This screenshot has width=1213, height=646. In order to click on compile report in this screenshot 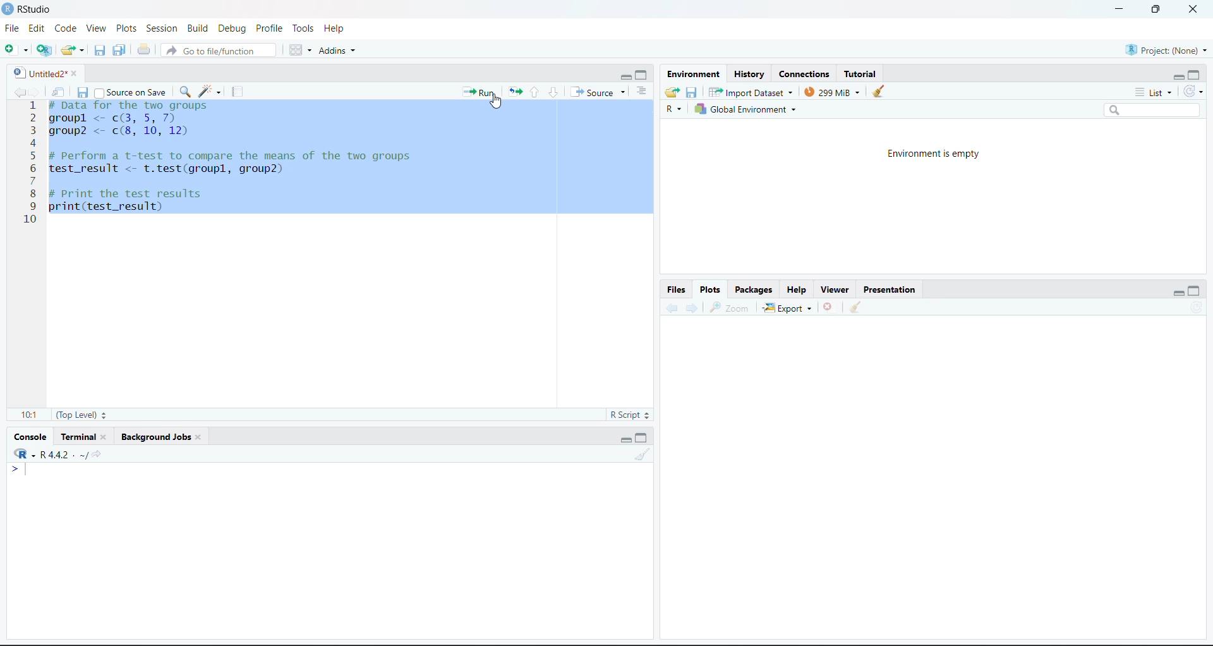, I will do `click(236, 91)`.